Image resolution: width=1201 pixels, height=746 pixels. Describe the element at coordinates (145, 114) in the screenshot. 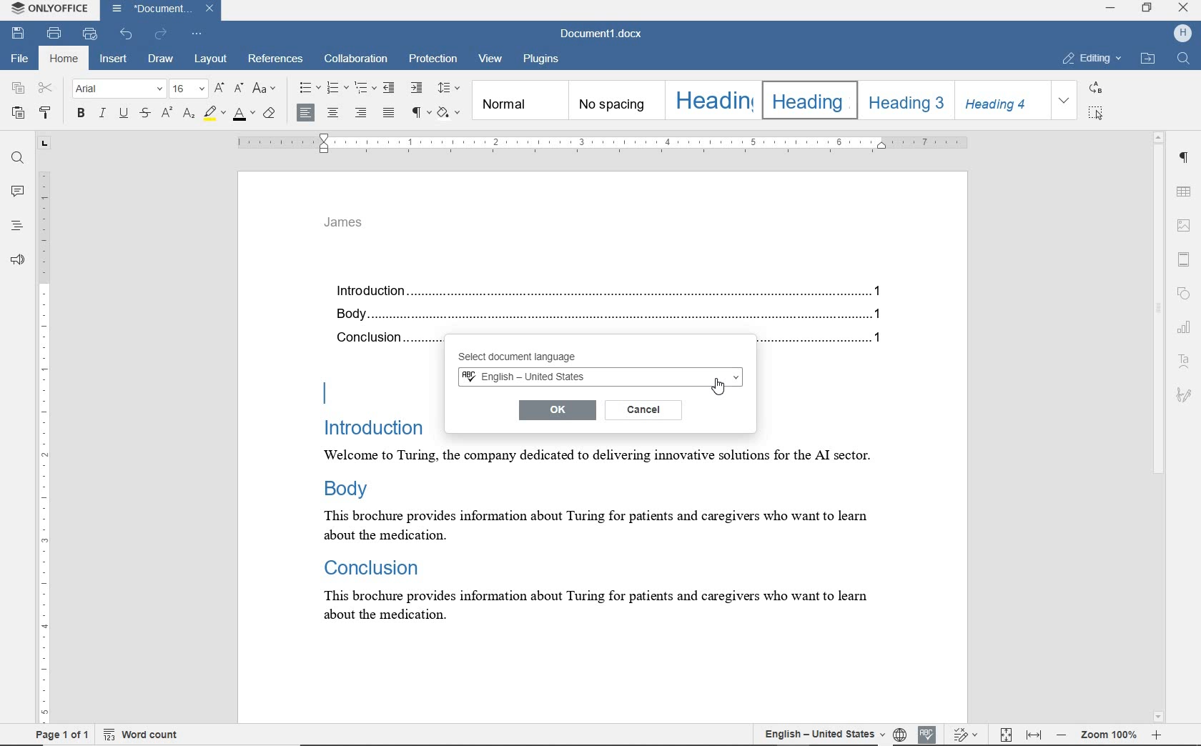

I see `strikethrough` at that location.